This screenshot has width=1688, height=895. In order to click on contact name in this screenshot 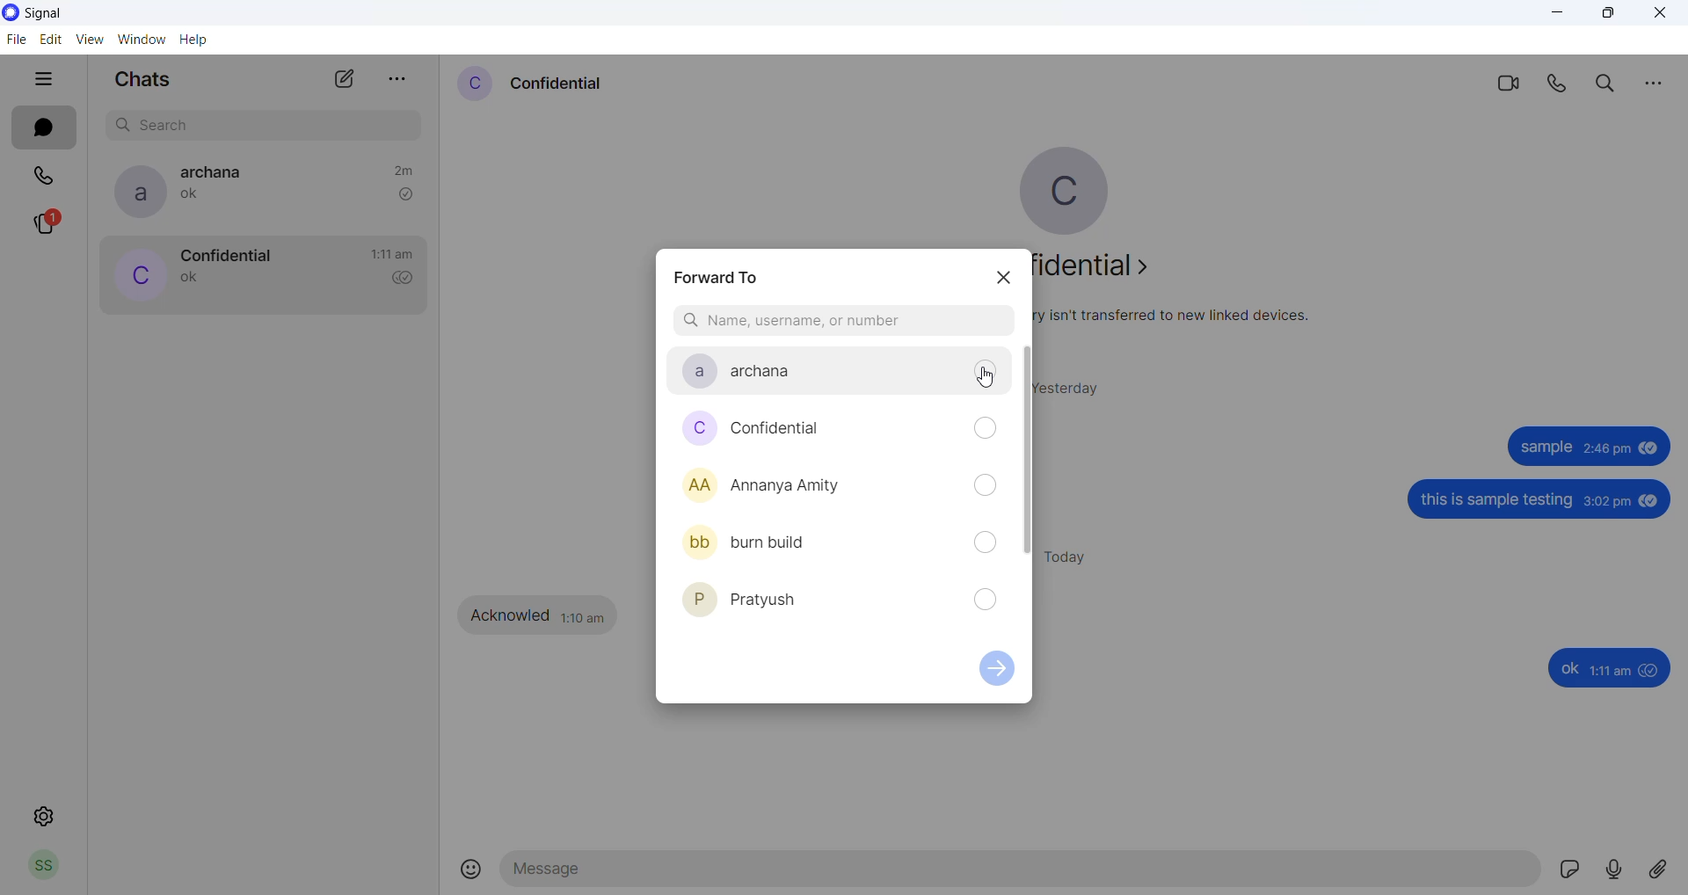, I will do `click(225, 254)`.